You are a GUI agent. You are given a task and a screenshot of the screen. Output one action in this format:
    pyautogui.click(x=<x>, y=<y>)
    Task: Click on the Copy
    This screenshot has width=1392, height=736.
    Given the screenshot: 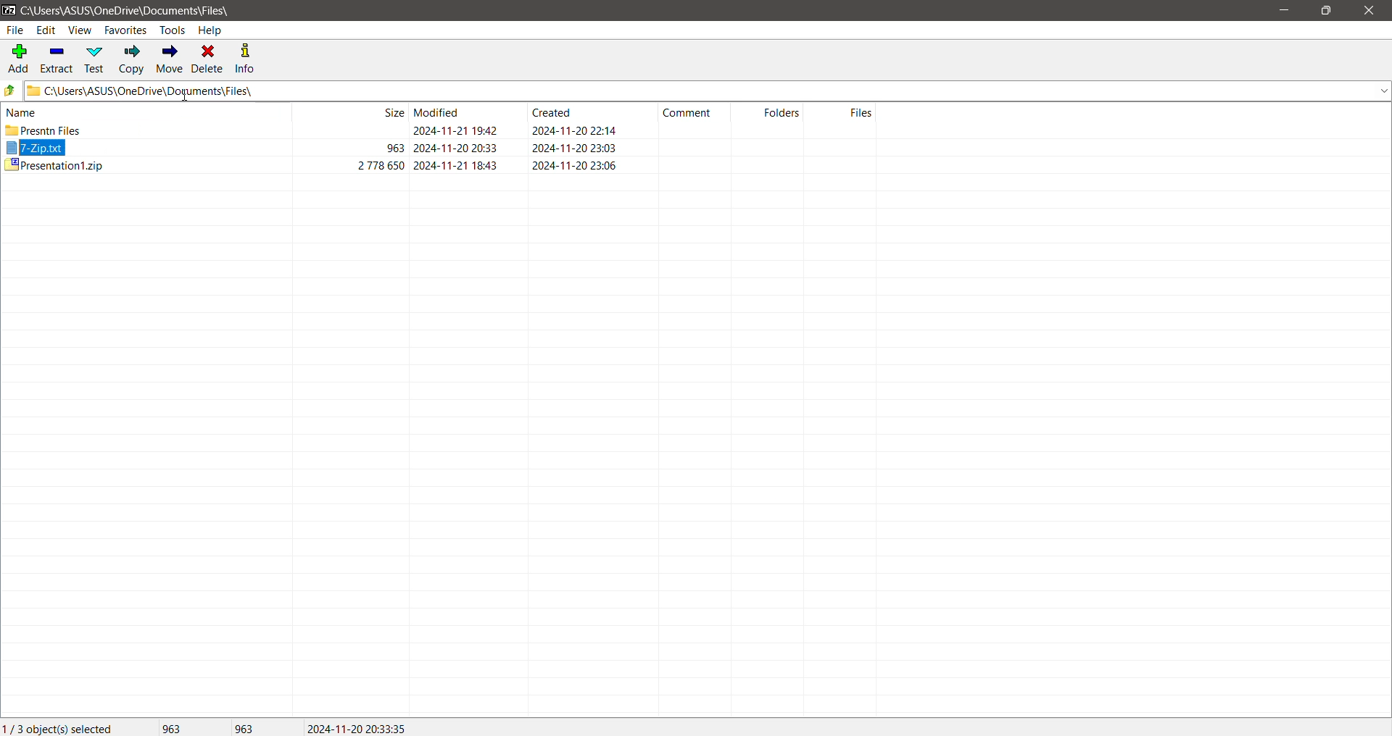 What is the action you would take?
    pyautogui.click(x=129, y=60)
    